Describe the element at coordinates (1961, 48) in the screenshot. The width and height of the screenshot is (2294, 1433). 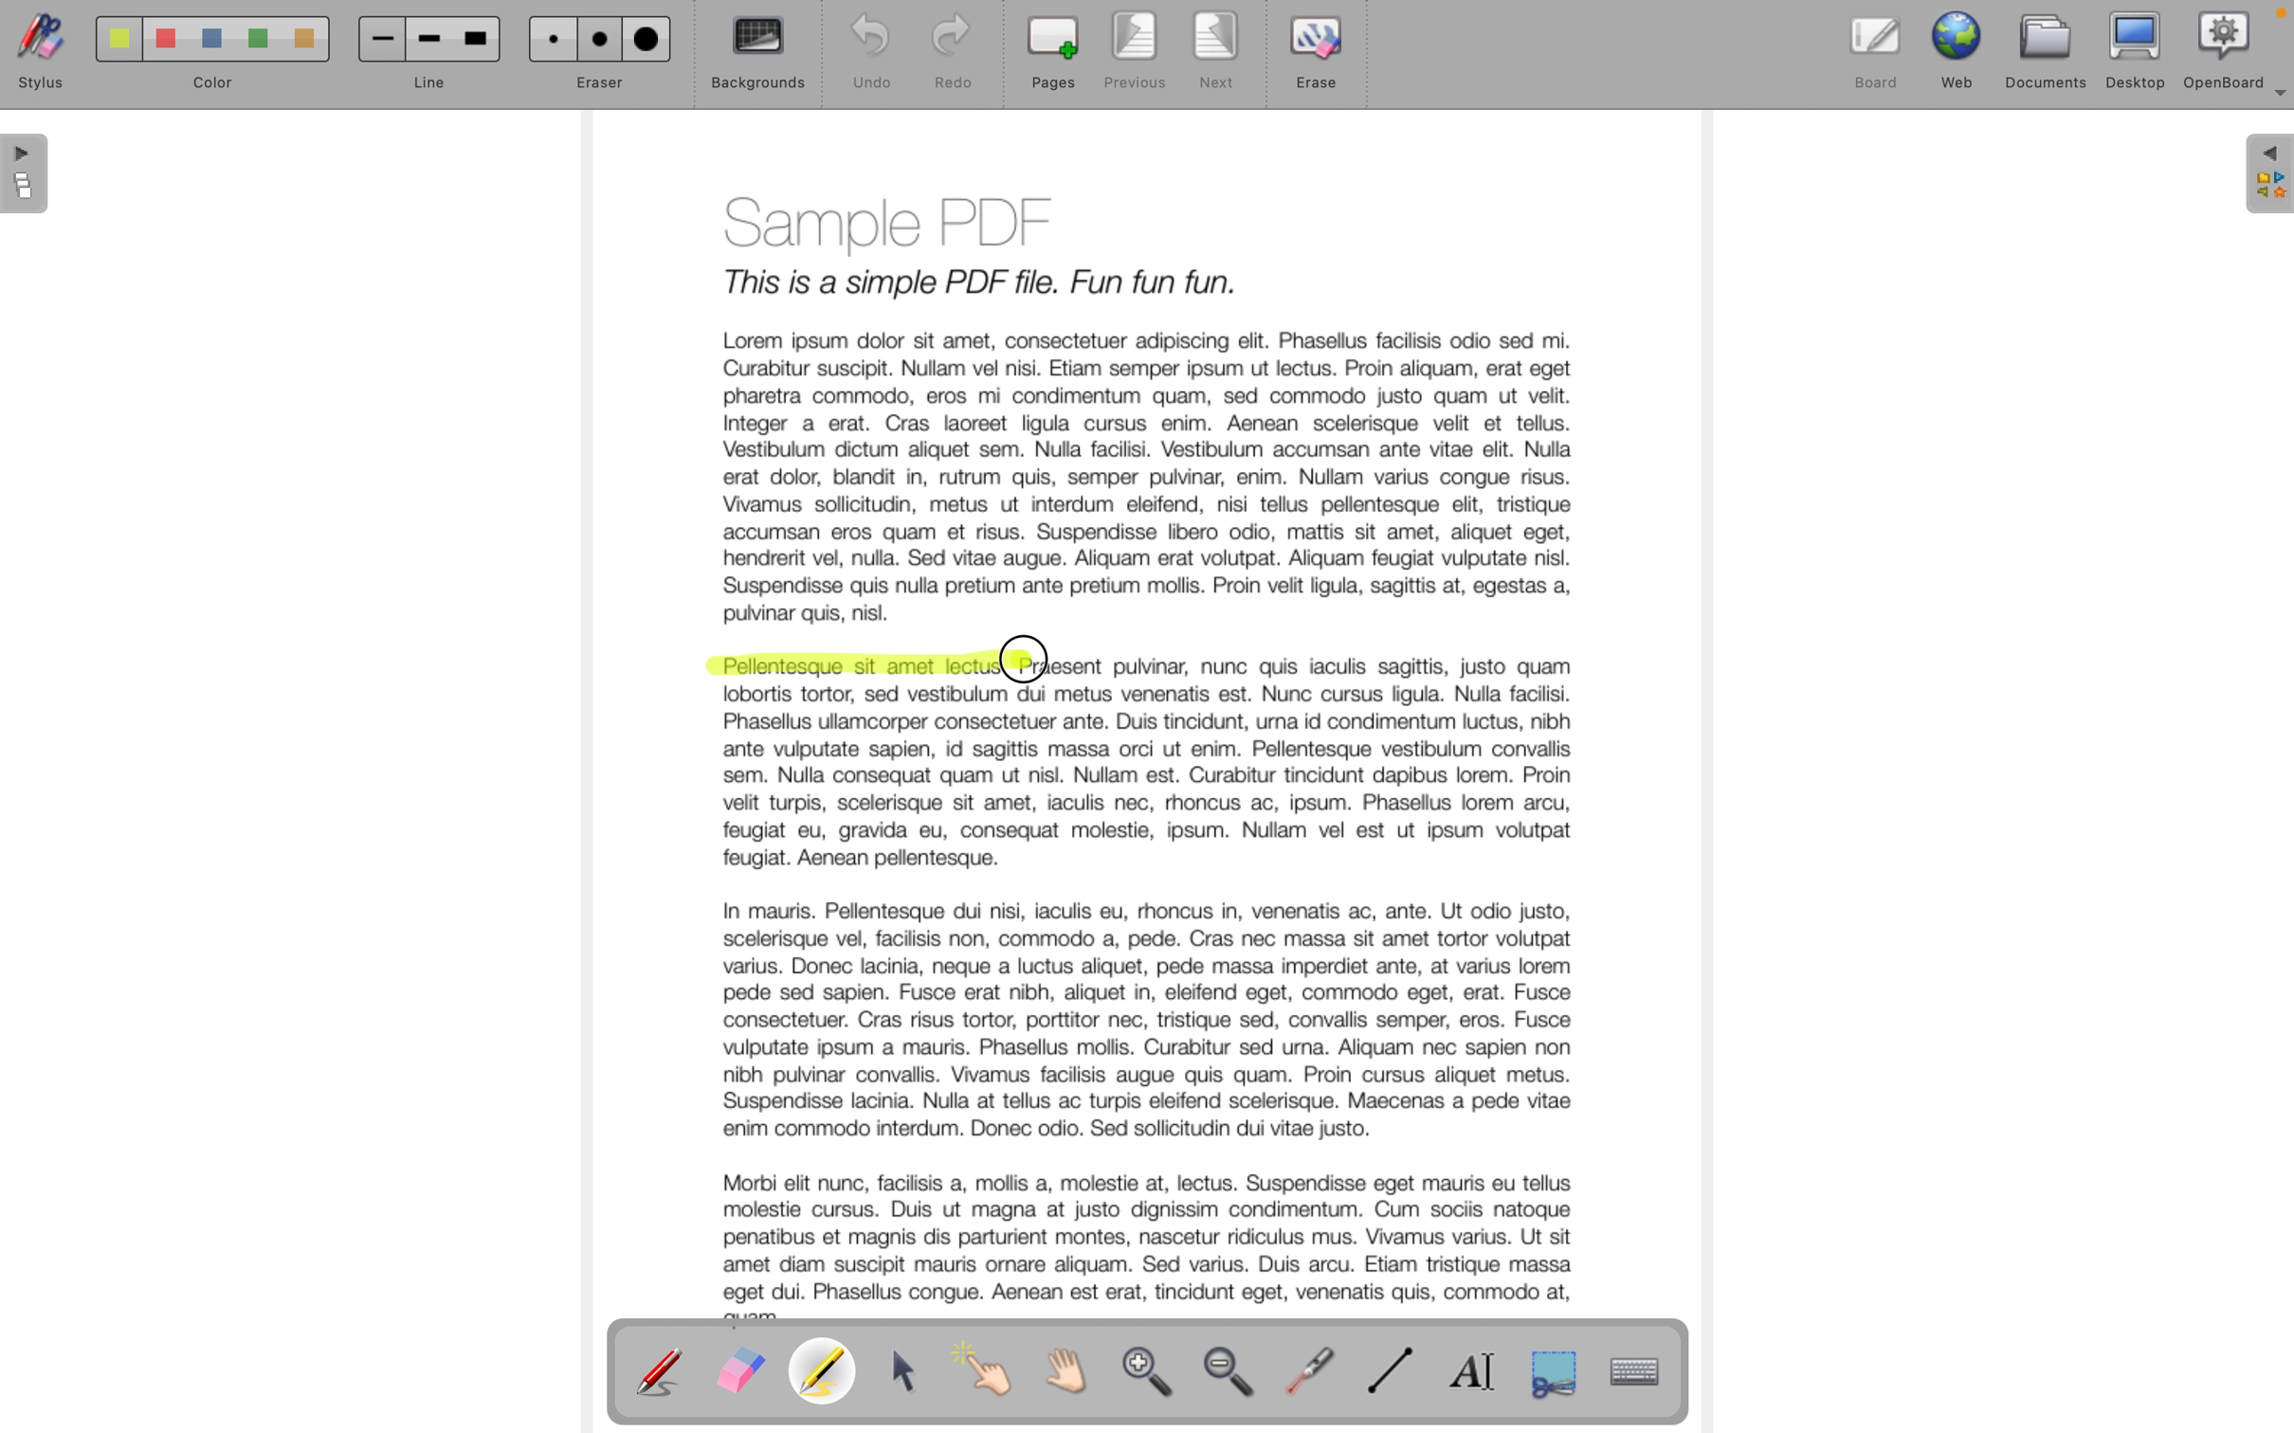
I see `web` at that location.